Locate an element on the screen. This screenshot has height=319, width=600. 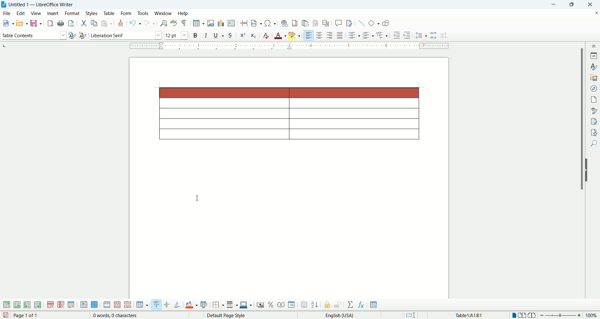
insert chart is located at coordinates (221, 23).